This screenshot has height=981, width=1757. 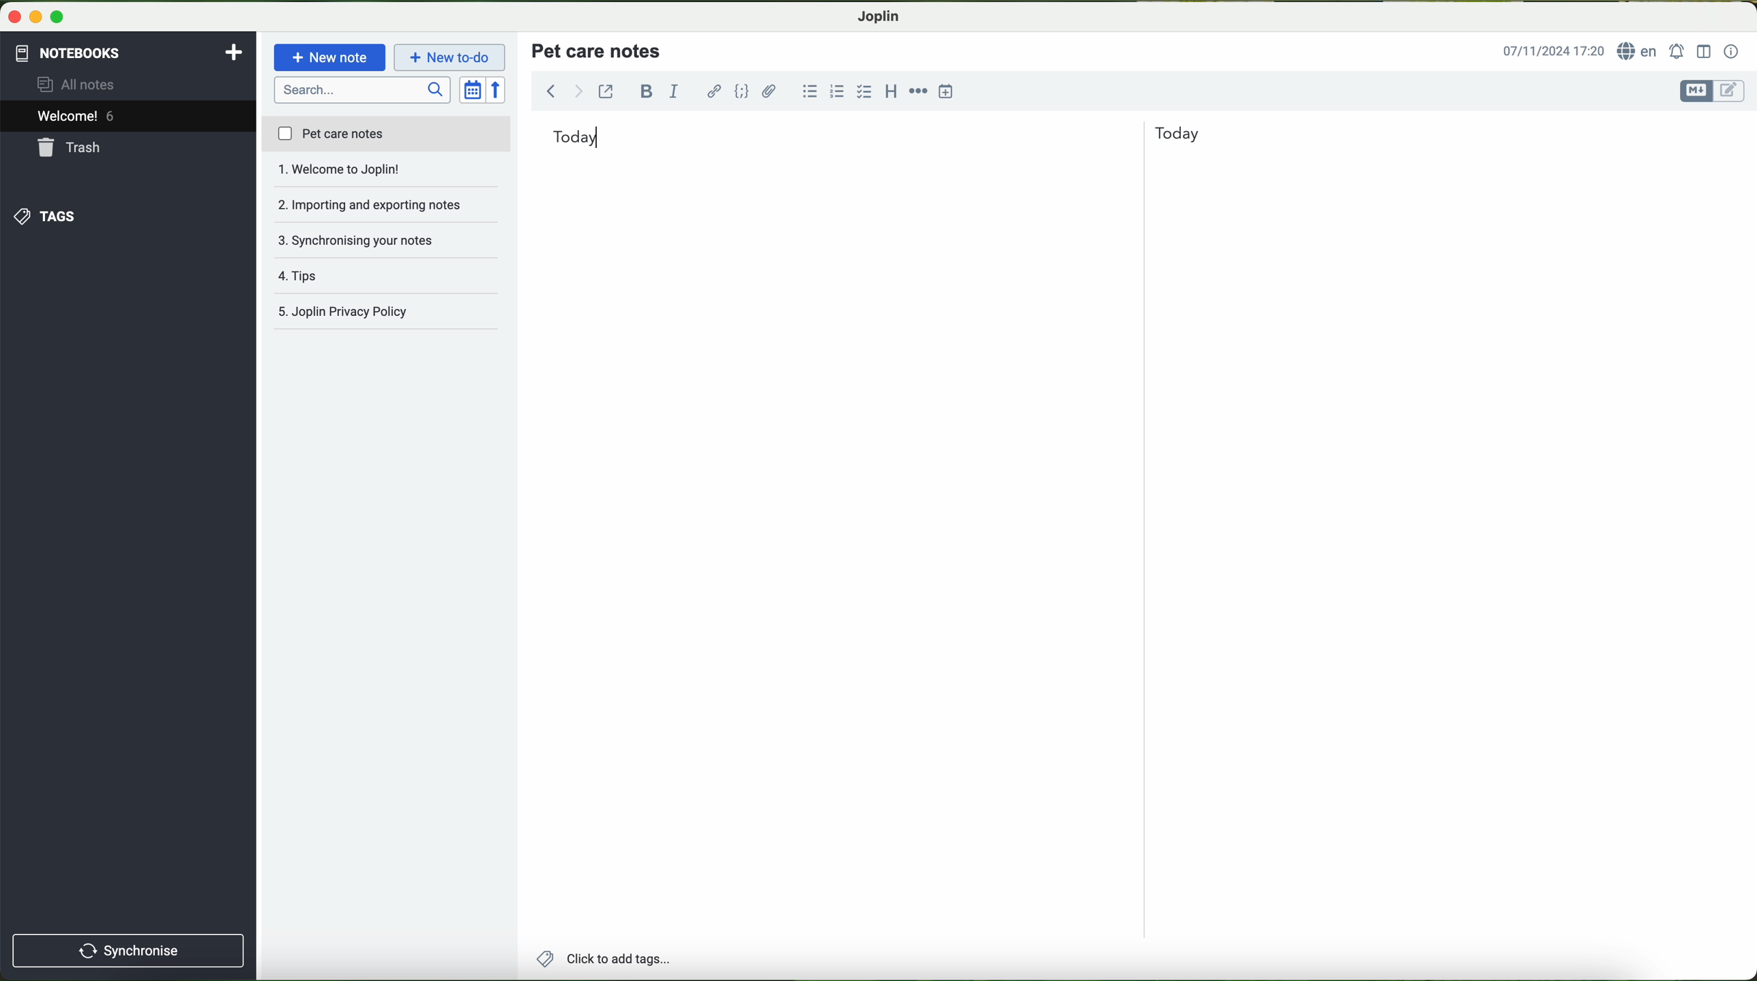 I want to click on horizontal rule, so click(x=919, y=89).